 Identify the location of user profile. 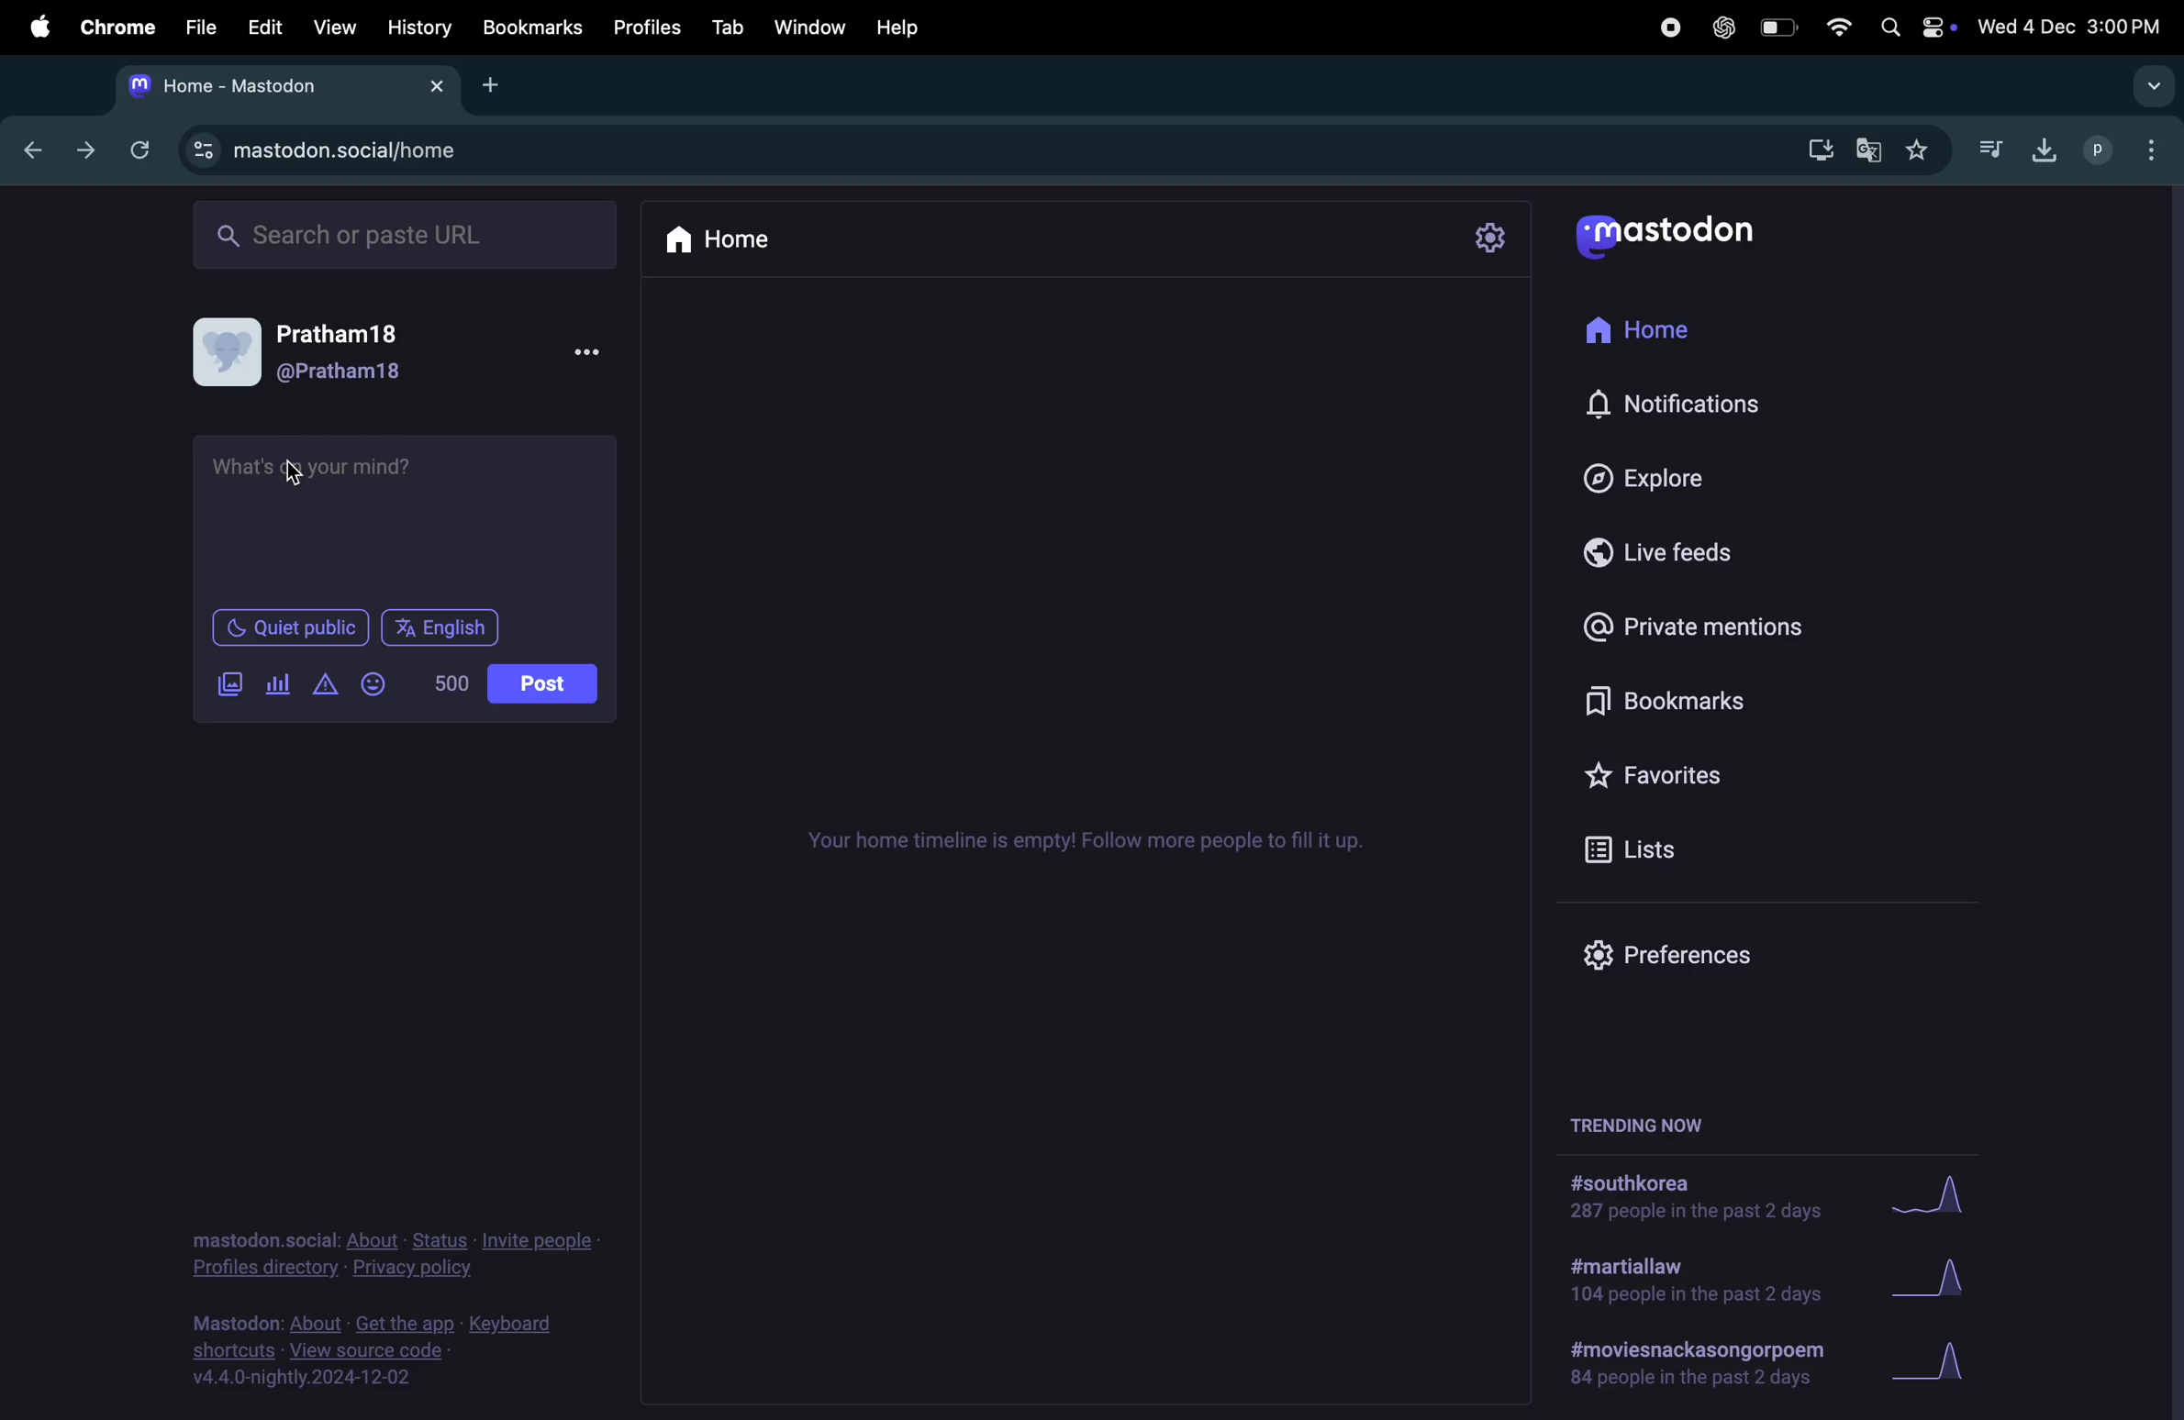
(397, 354).